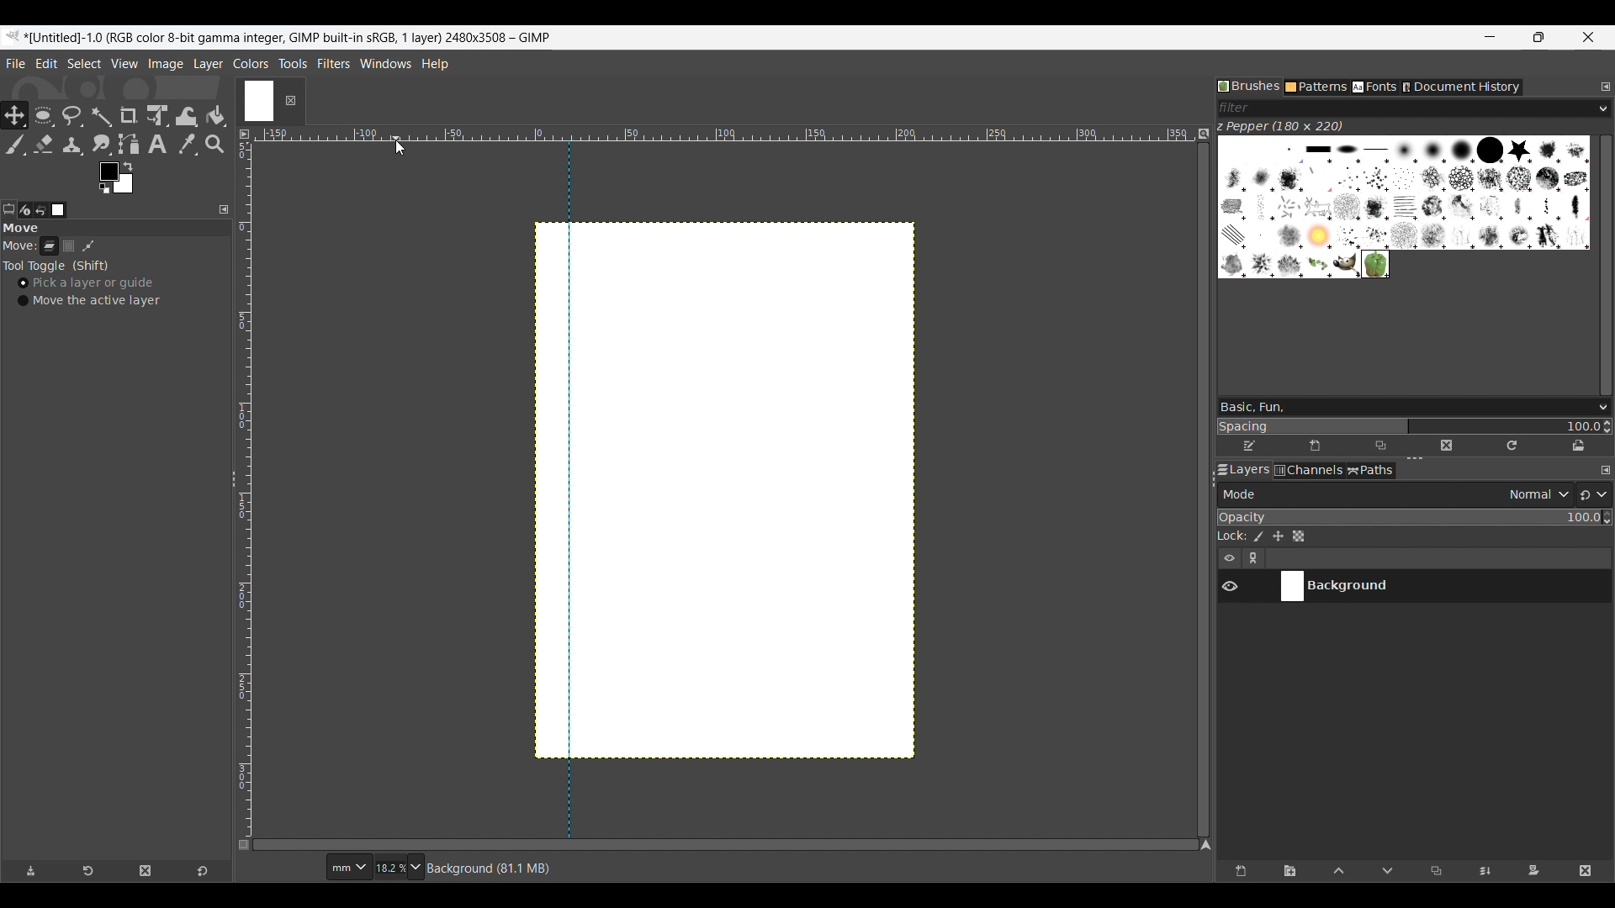 The width and height of the screenshot is (1615, 908). I want to click on Move layer one step up, so click(1339, 872).